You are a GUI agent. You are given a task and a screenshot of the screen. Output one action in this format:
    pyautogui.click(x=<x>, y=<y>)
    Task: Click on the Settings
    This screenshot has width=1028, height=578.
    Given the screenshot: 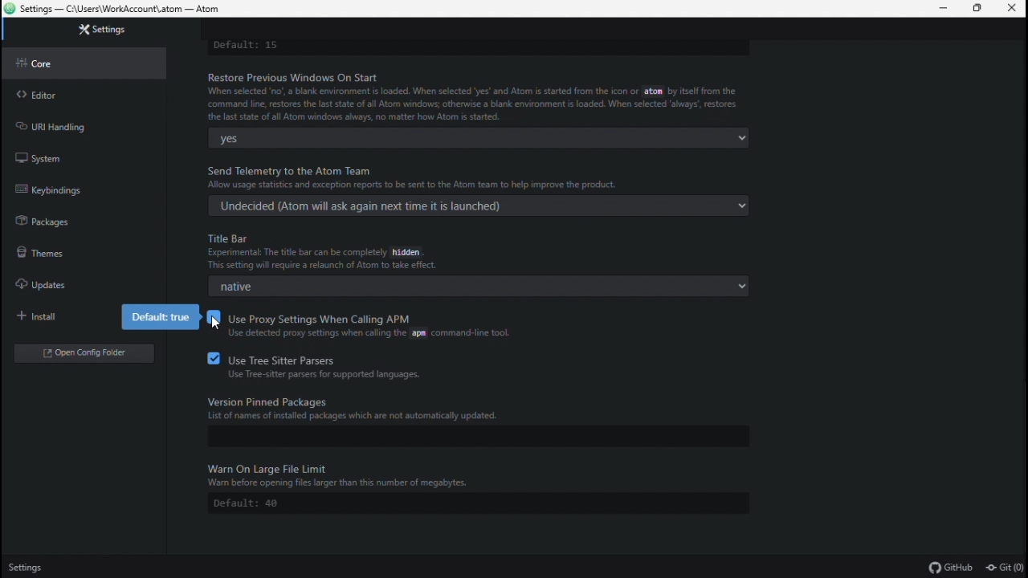 What is the action you would take?
    pyautogui.click(x=94, y=31)
    